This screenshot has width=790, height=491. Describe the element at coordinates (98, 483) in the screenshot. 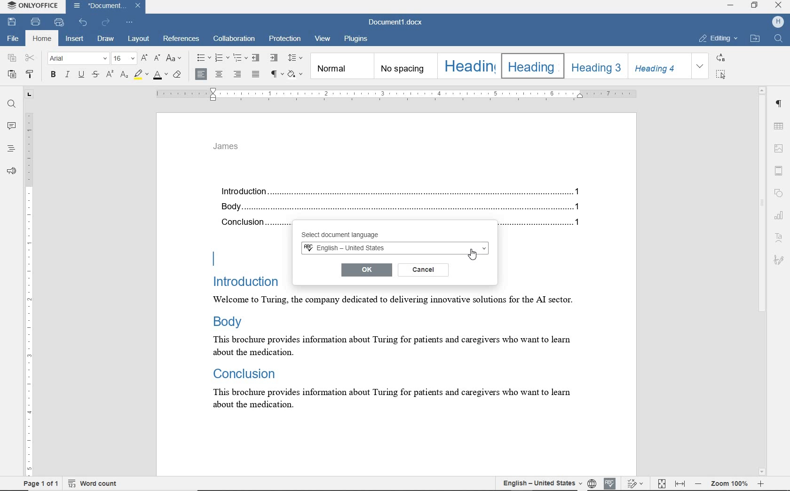

I see `word count` at that location.